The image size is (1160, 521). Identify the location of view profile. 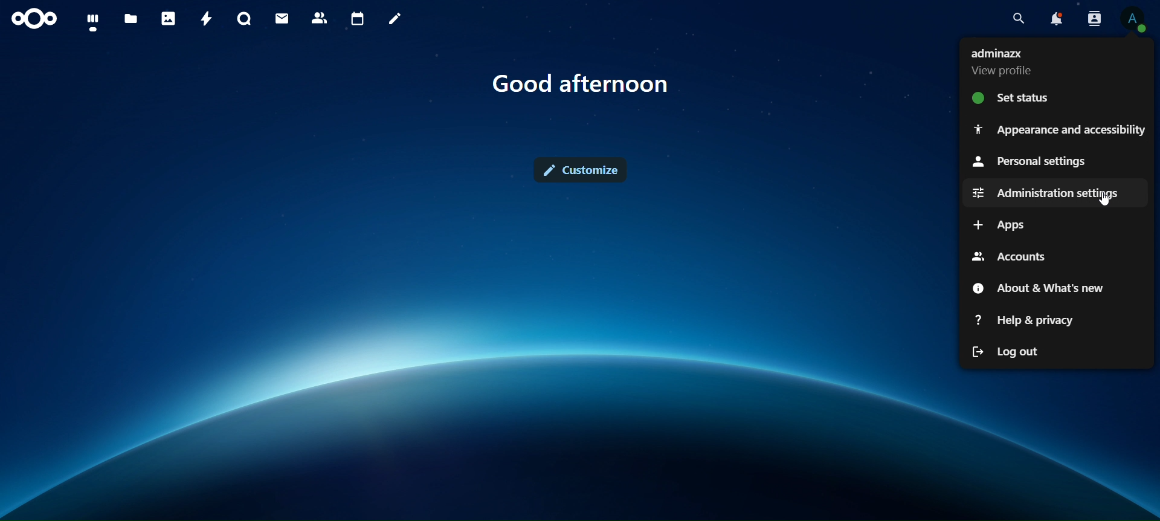
(1004, 63).